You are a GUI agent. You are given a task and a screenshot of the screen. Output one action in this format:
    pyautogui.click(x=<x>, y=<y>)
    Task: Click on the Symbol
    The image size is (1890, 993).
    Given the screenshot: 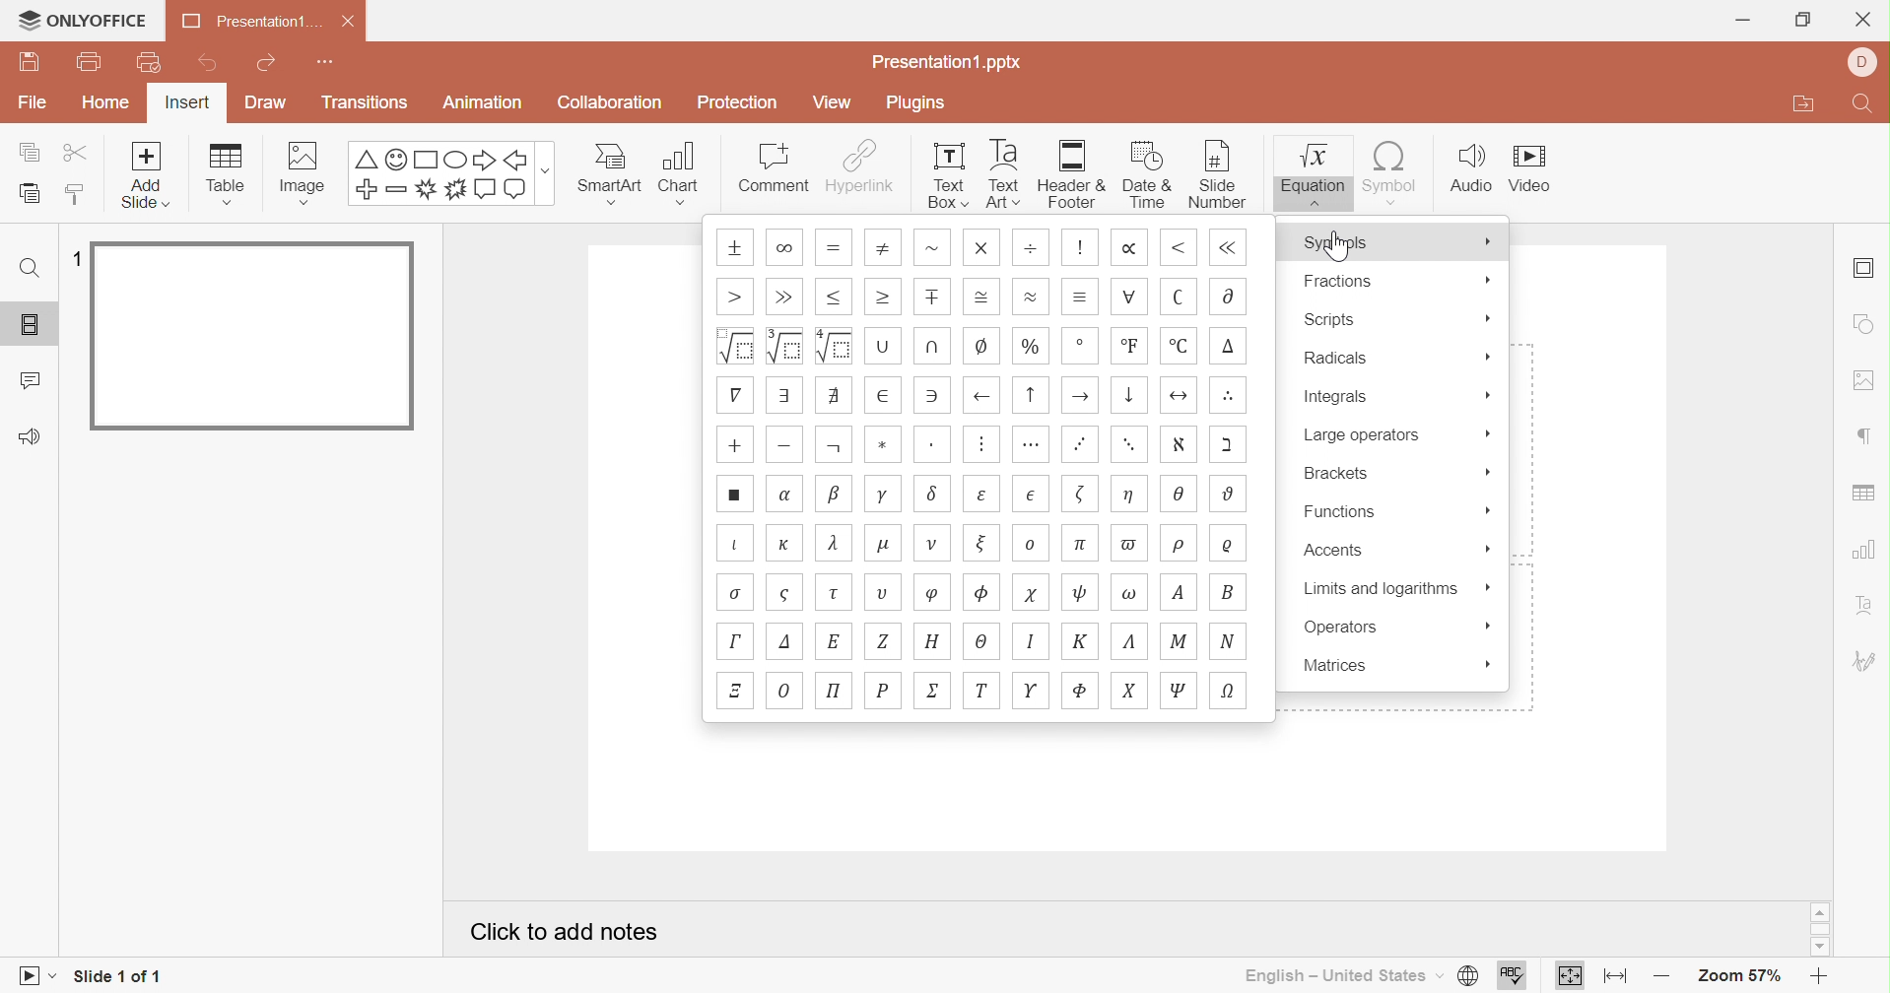 What is the action you would take?
    pyautogui.click(x=1392, y=172)
    